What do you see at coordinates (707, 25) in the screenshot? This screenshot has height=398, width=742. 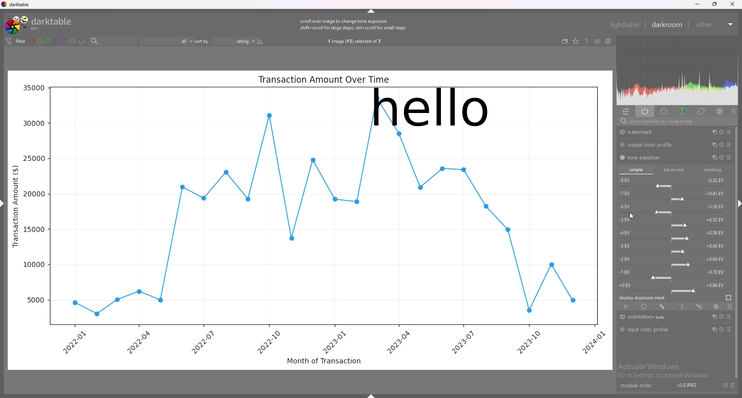 I see `other` at bounding box center [707, 25].